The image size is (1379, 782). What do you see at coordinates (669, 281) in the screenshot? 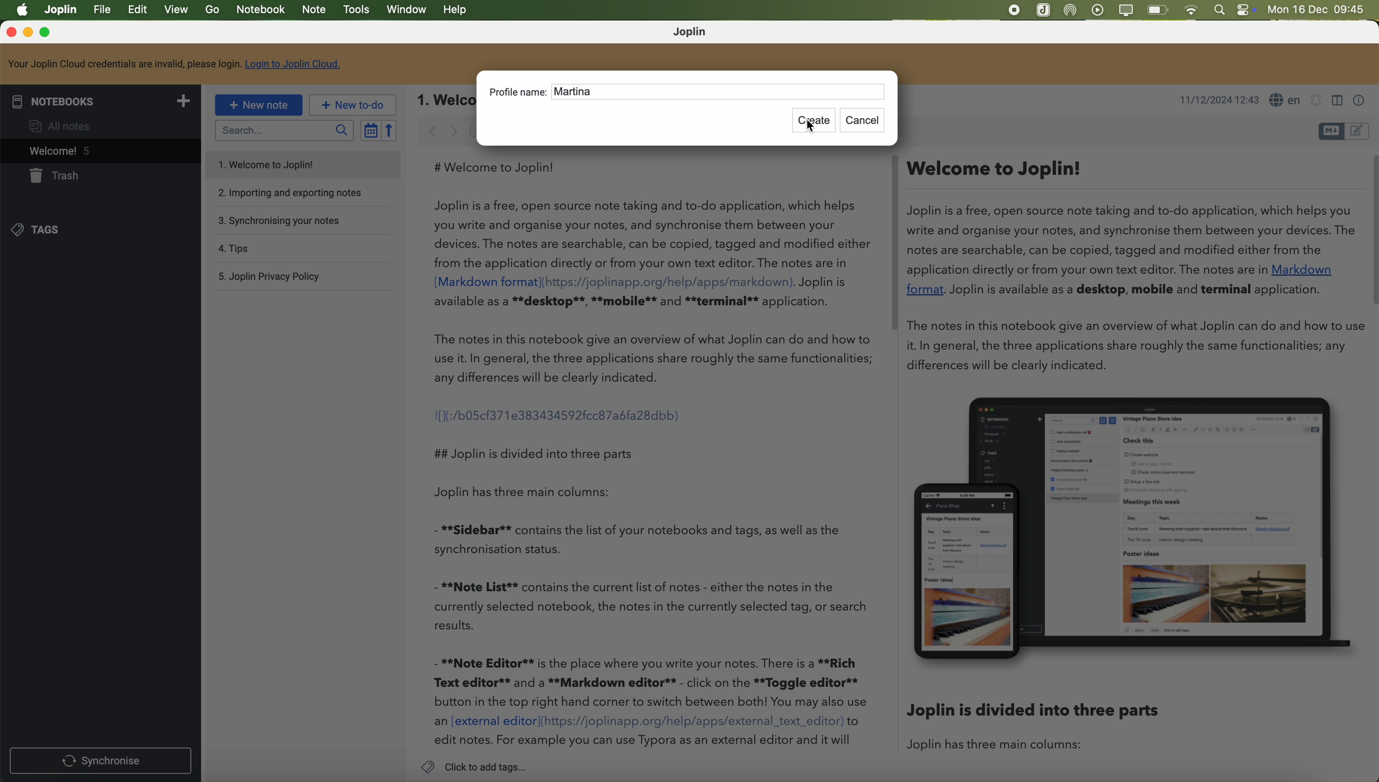
I see `(https://joplinapp.org/help/apps/markdown)` at bounding box center [669, 281].